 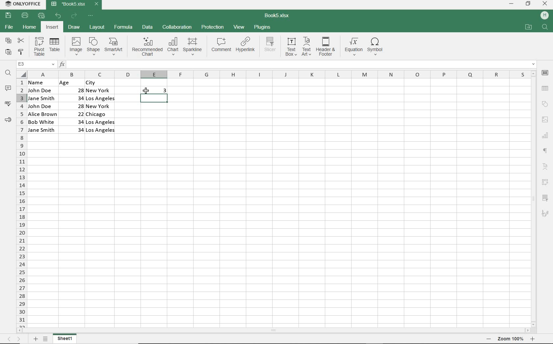 What do you see at coordinates (148, 27) in the screenshot?
I see `DATA` at bounding box center [148, 27].